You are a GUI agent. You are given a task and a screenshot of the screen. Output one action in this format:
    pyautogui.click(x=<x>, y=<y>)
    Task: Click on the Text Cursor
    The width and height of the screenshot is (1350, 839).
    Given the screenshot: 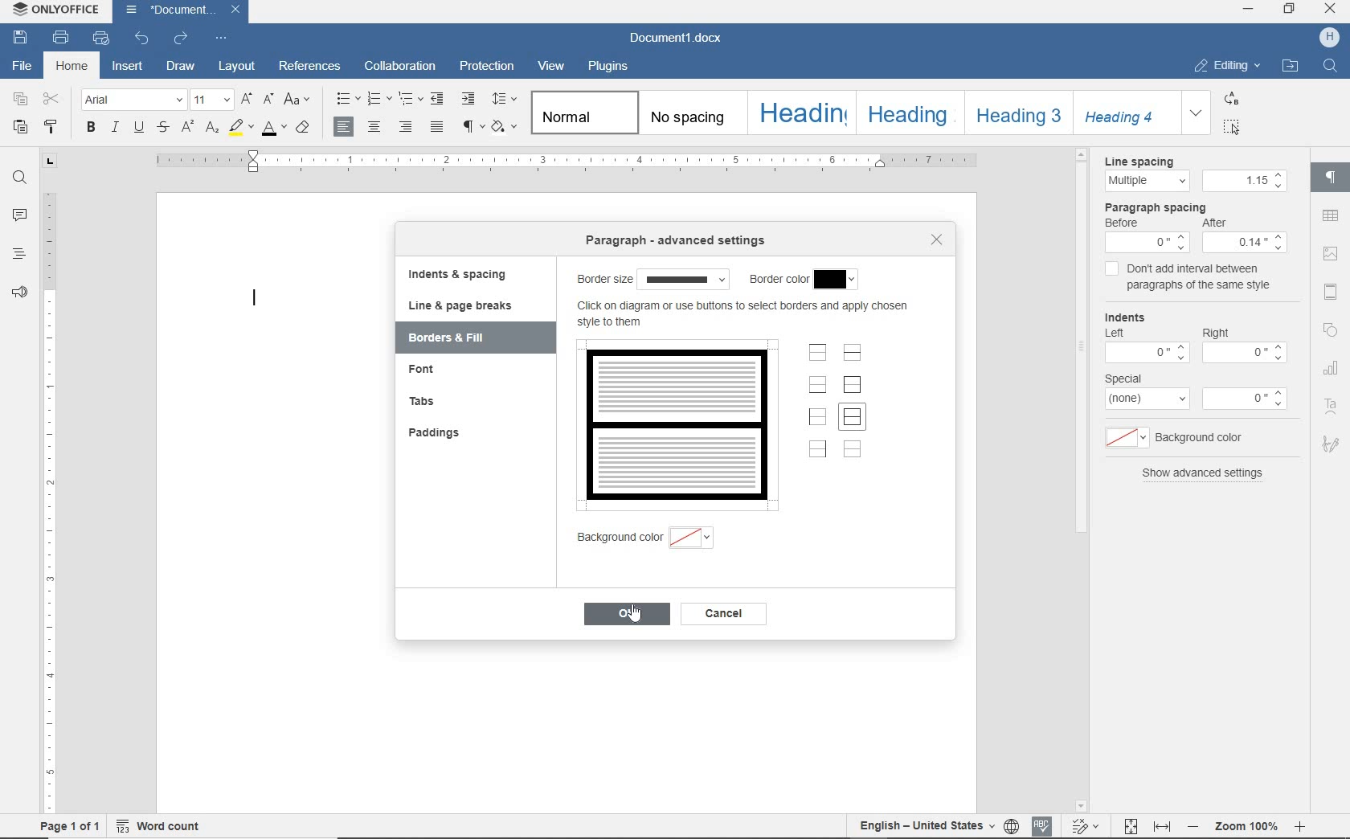 What is the action you would take?
    pyautogui.click(x=251, y=297)
    